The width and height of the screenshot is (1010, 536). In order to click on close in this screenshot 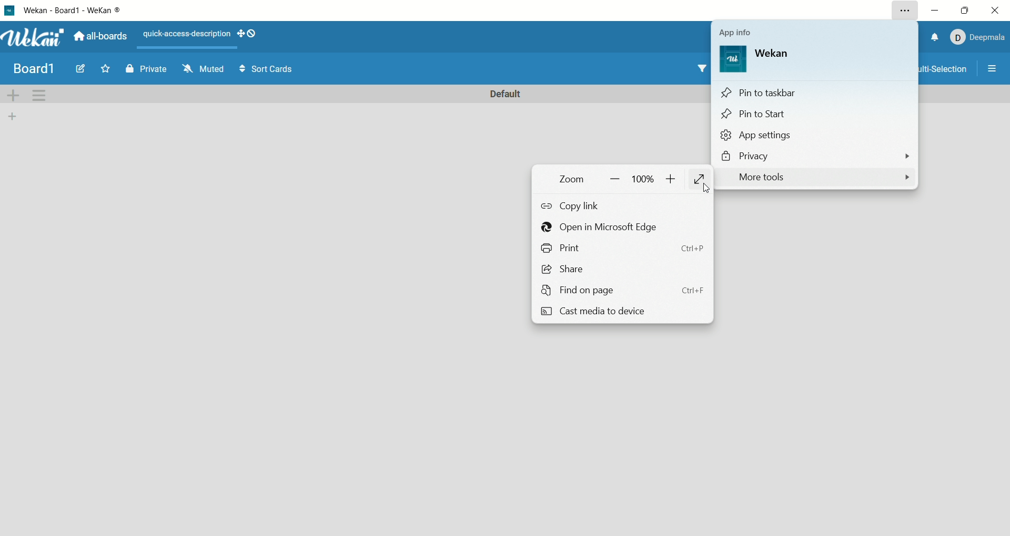, I will do `click(997, 9)`.